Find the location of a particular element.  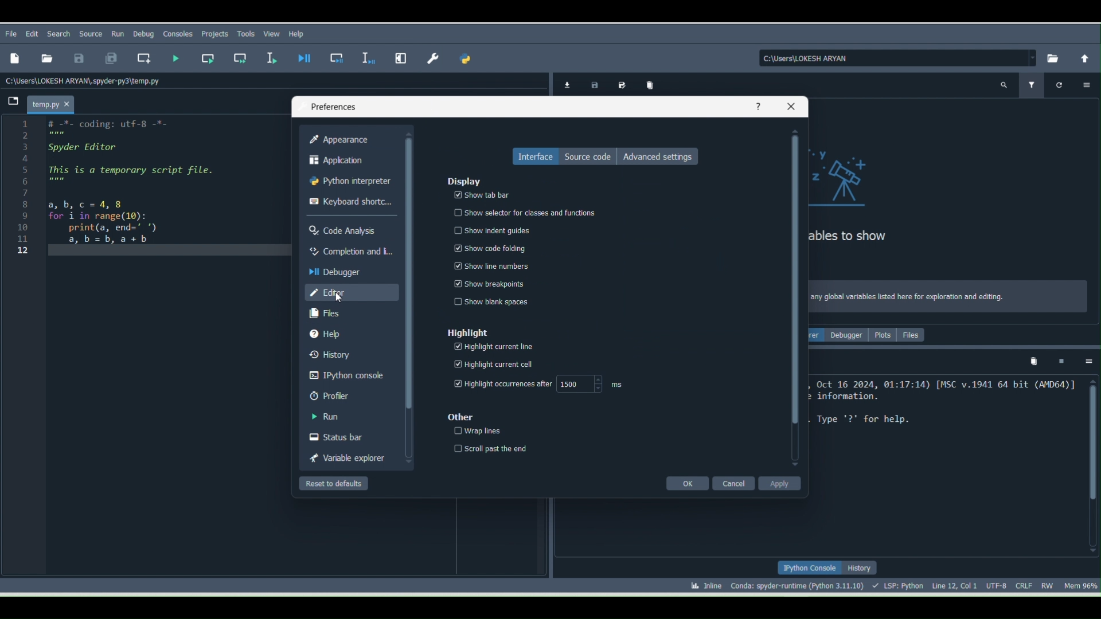

Run current cell( Ctrl + Return) is located at coordinates (207, 56).